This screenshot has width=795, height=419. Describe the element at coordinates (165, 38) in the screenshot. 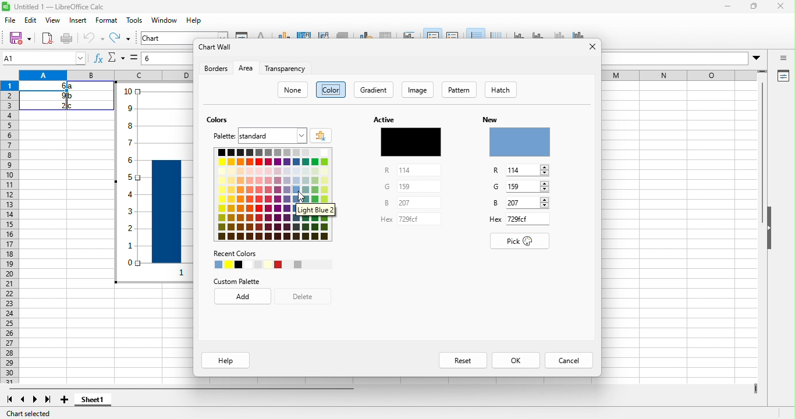

I see `chart ` at that location.